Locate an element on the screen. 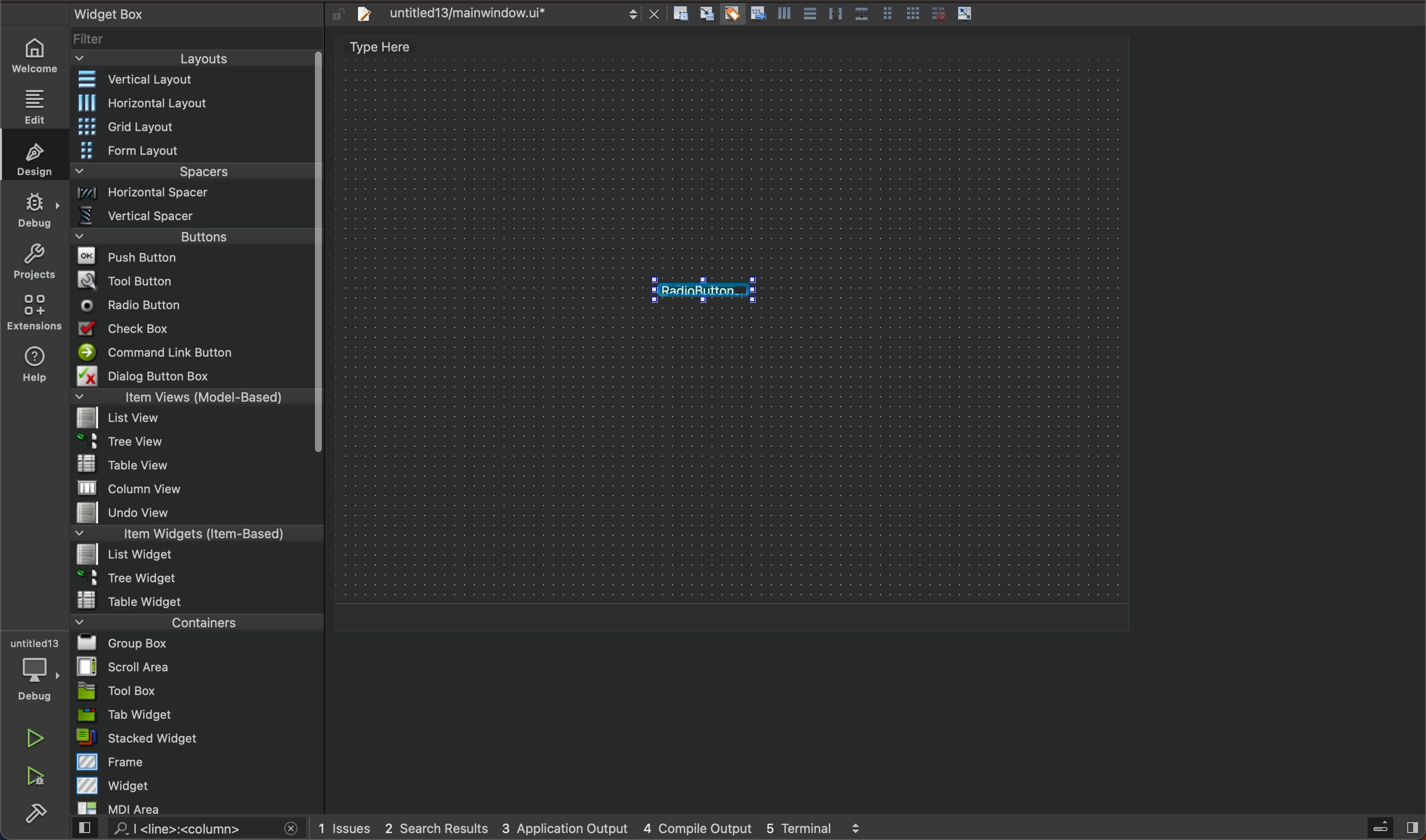 The image size is (1426, 840). logs is located at coordinates (608, 828).